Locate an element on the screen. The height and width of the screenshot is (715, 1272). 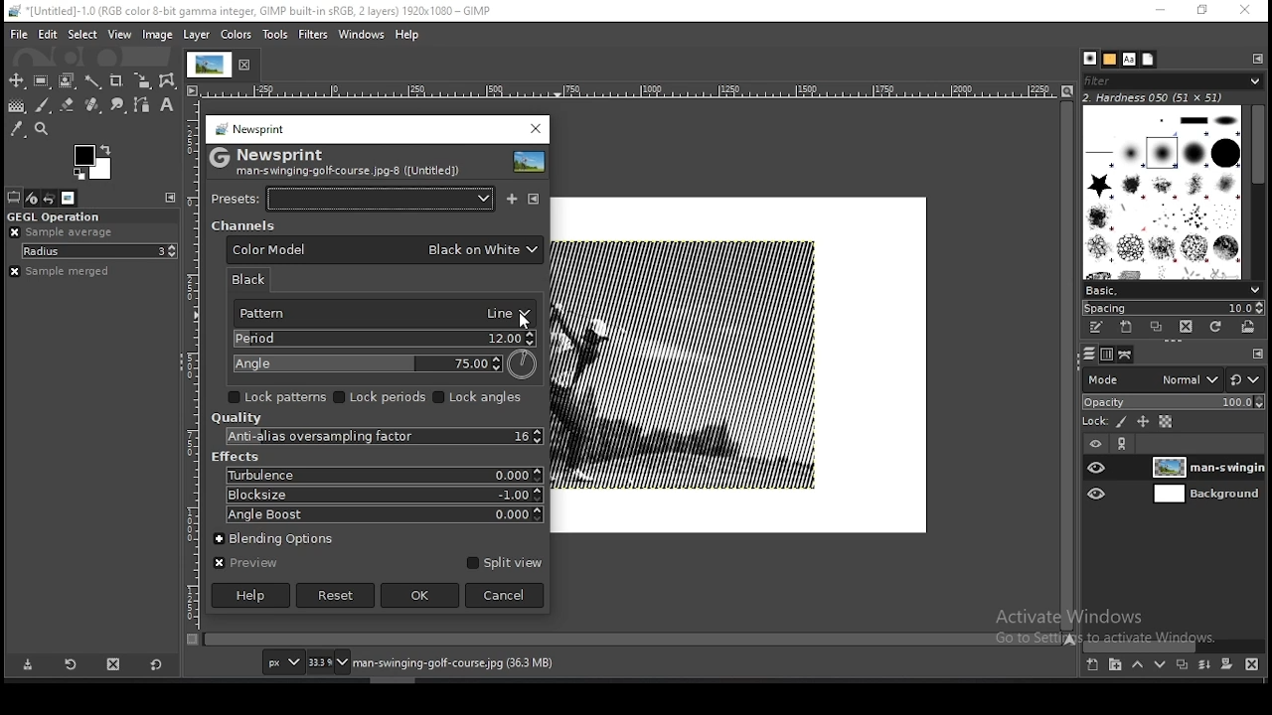
view is located at coordinates (119, 35).